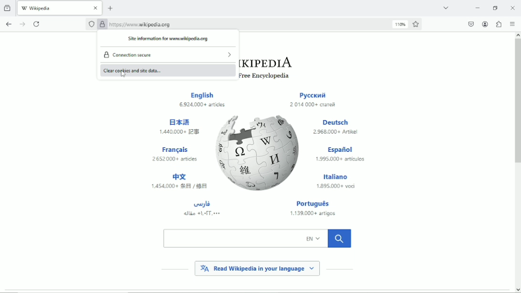  I want to click on Verified by DigiCert Inc, so click(103, 25).